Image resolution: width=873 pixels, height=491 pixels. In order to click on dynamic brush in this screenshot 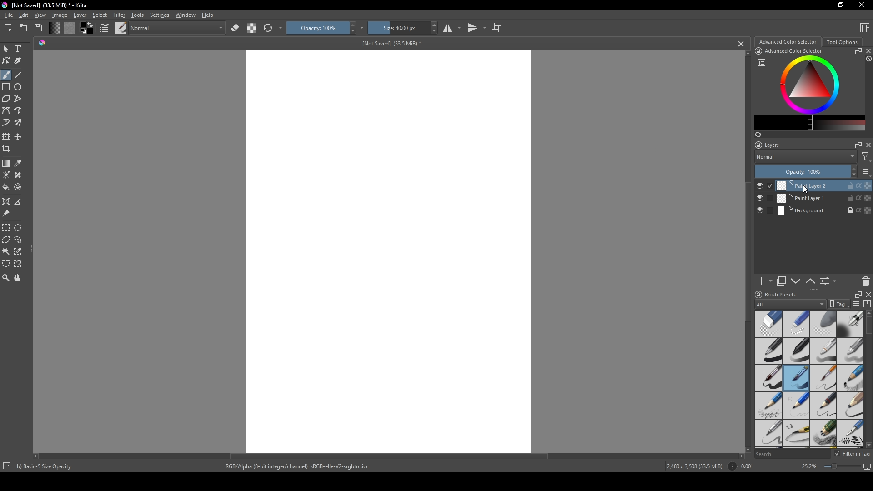, I will do `click(6, 123)`.